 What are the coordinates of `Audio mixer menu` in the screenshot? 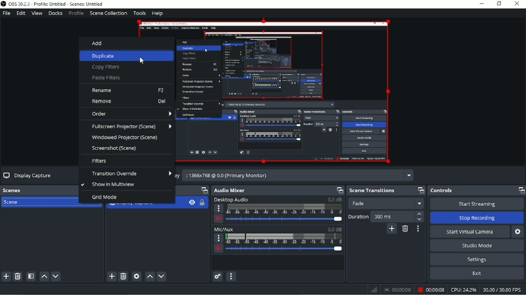 It's located at (232, 276).